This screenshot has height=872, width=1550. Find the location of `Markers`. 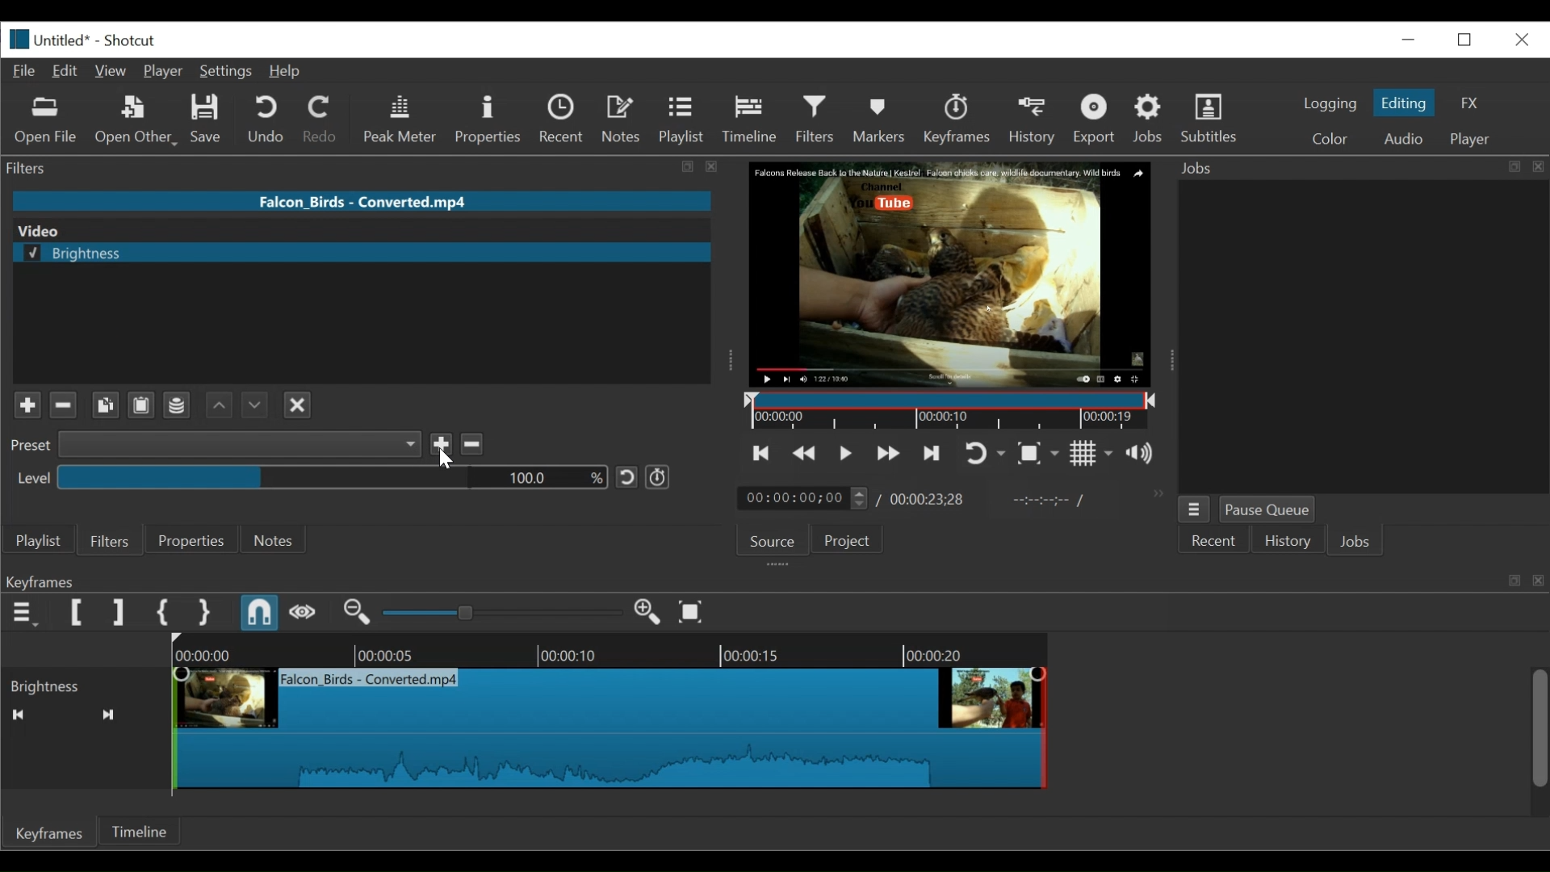

Markers is located at coordinates (881, 119).